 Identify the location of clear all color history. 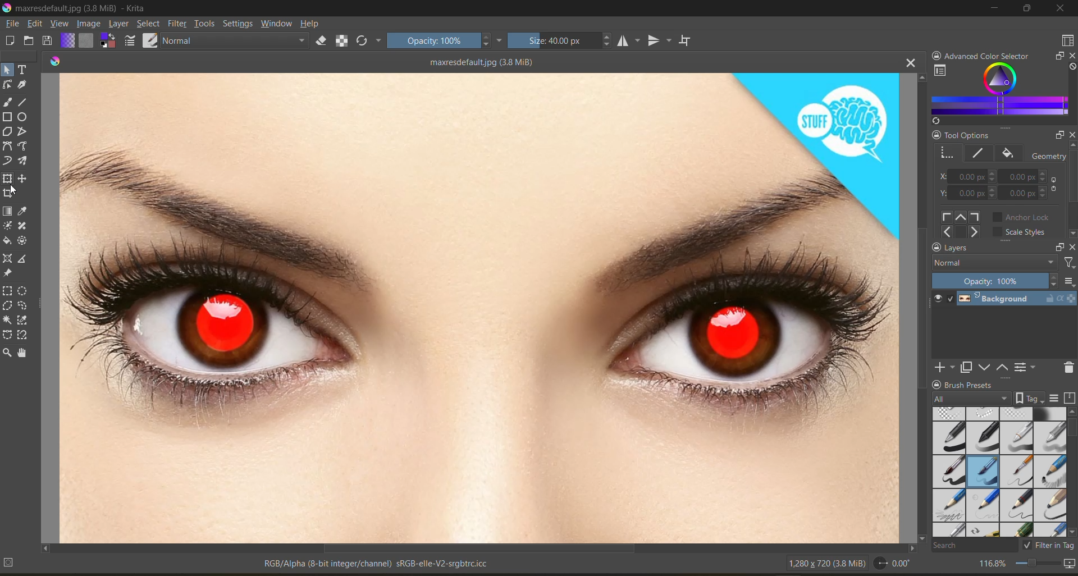
(1071, 68).